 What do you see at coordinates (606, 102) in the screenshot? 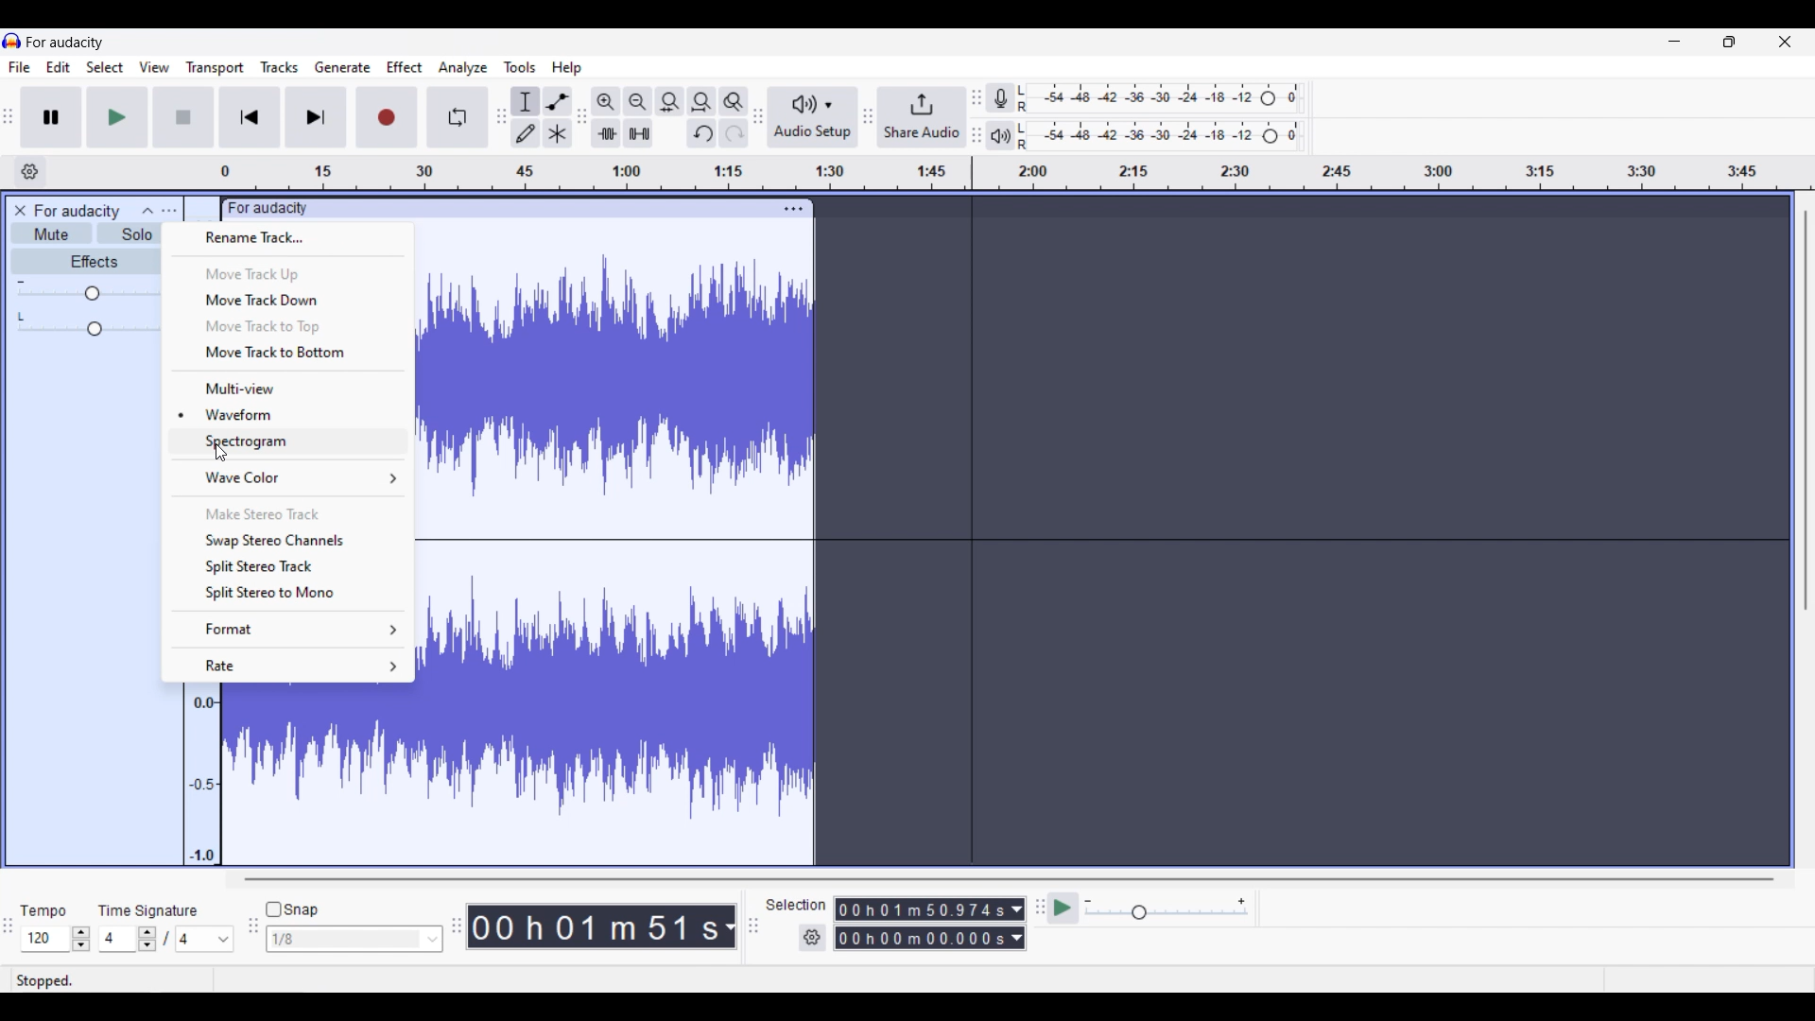
I see `Zoom in` at bounding box center [606, 102].